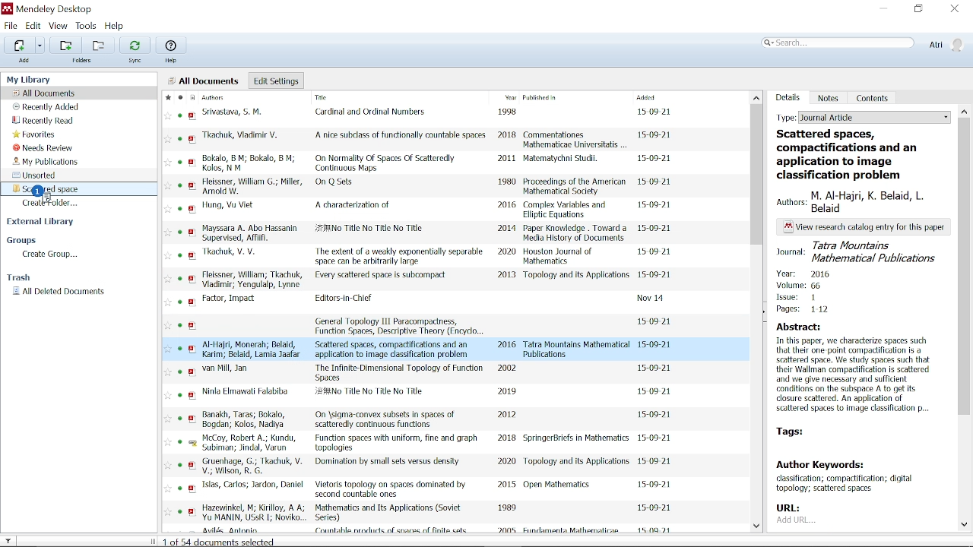 Image resolution: width=973 pixels, height=547 pixels. What do you see at coordinates (398, 255) in the screenshot?
I see `title` at bounding box center [398, 255].